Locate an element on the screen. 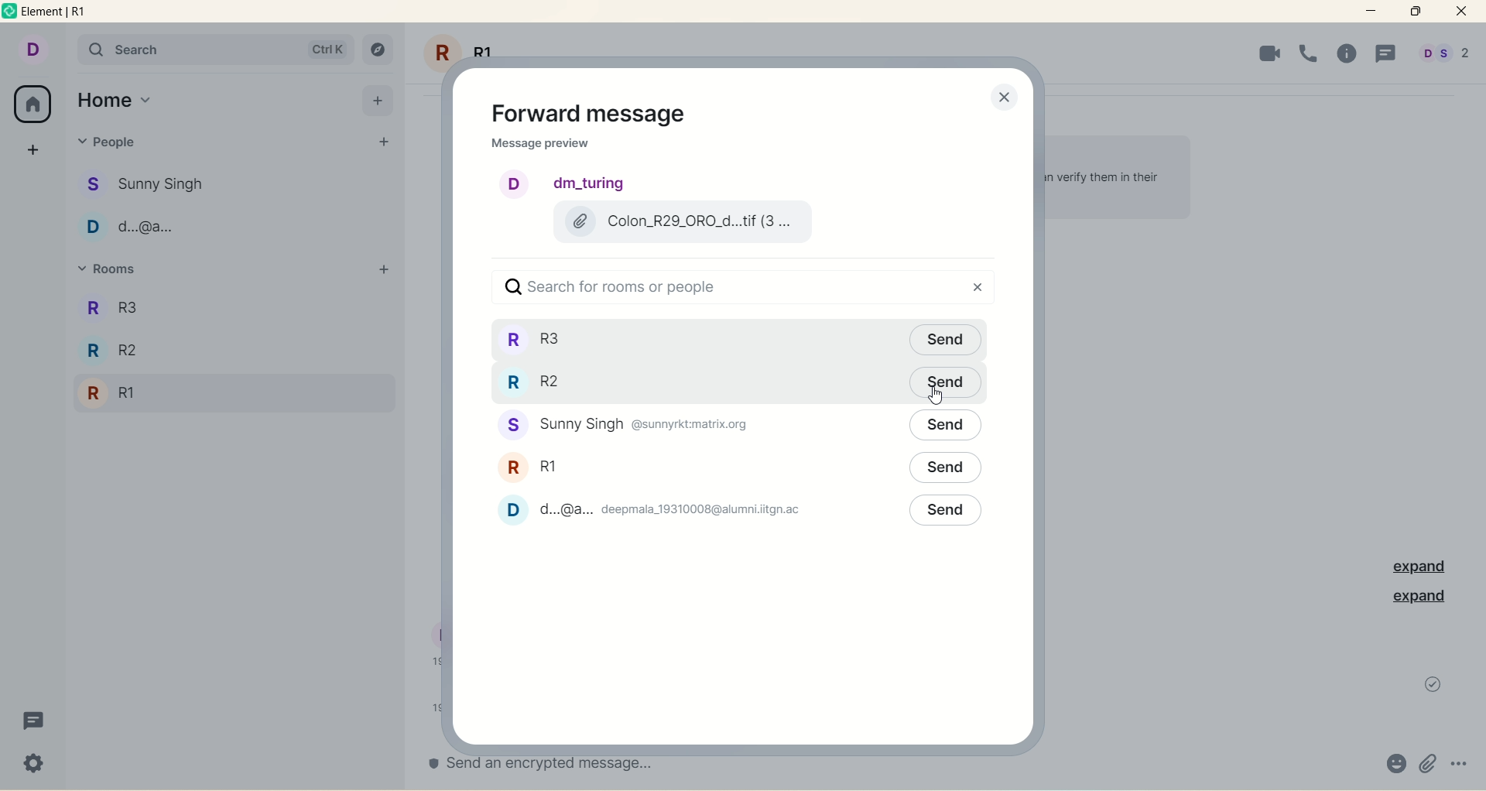  add is located at coordinates (383, 269).